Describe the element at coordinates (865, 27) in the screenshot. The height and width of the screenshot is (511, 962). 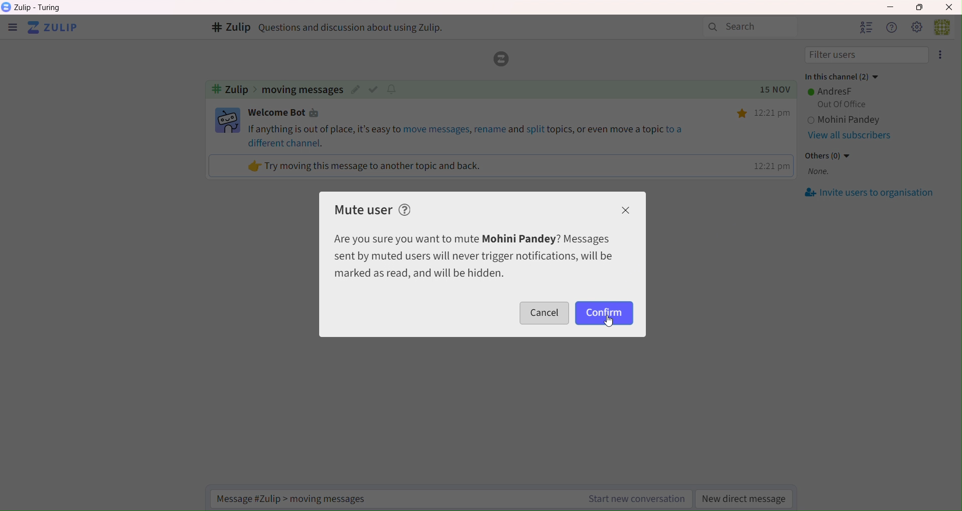
I see `Users` at that location.